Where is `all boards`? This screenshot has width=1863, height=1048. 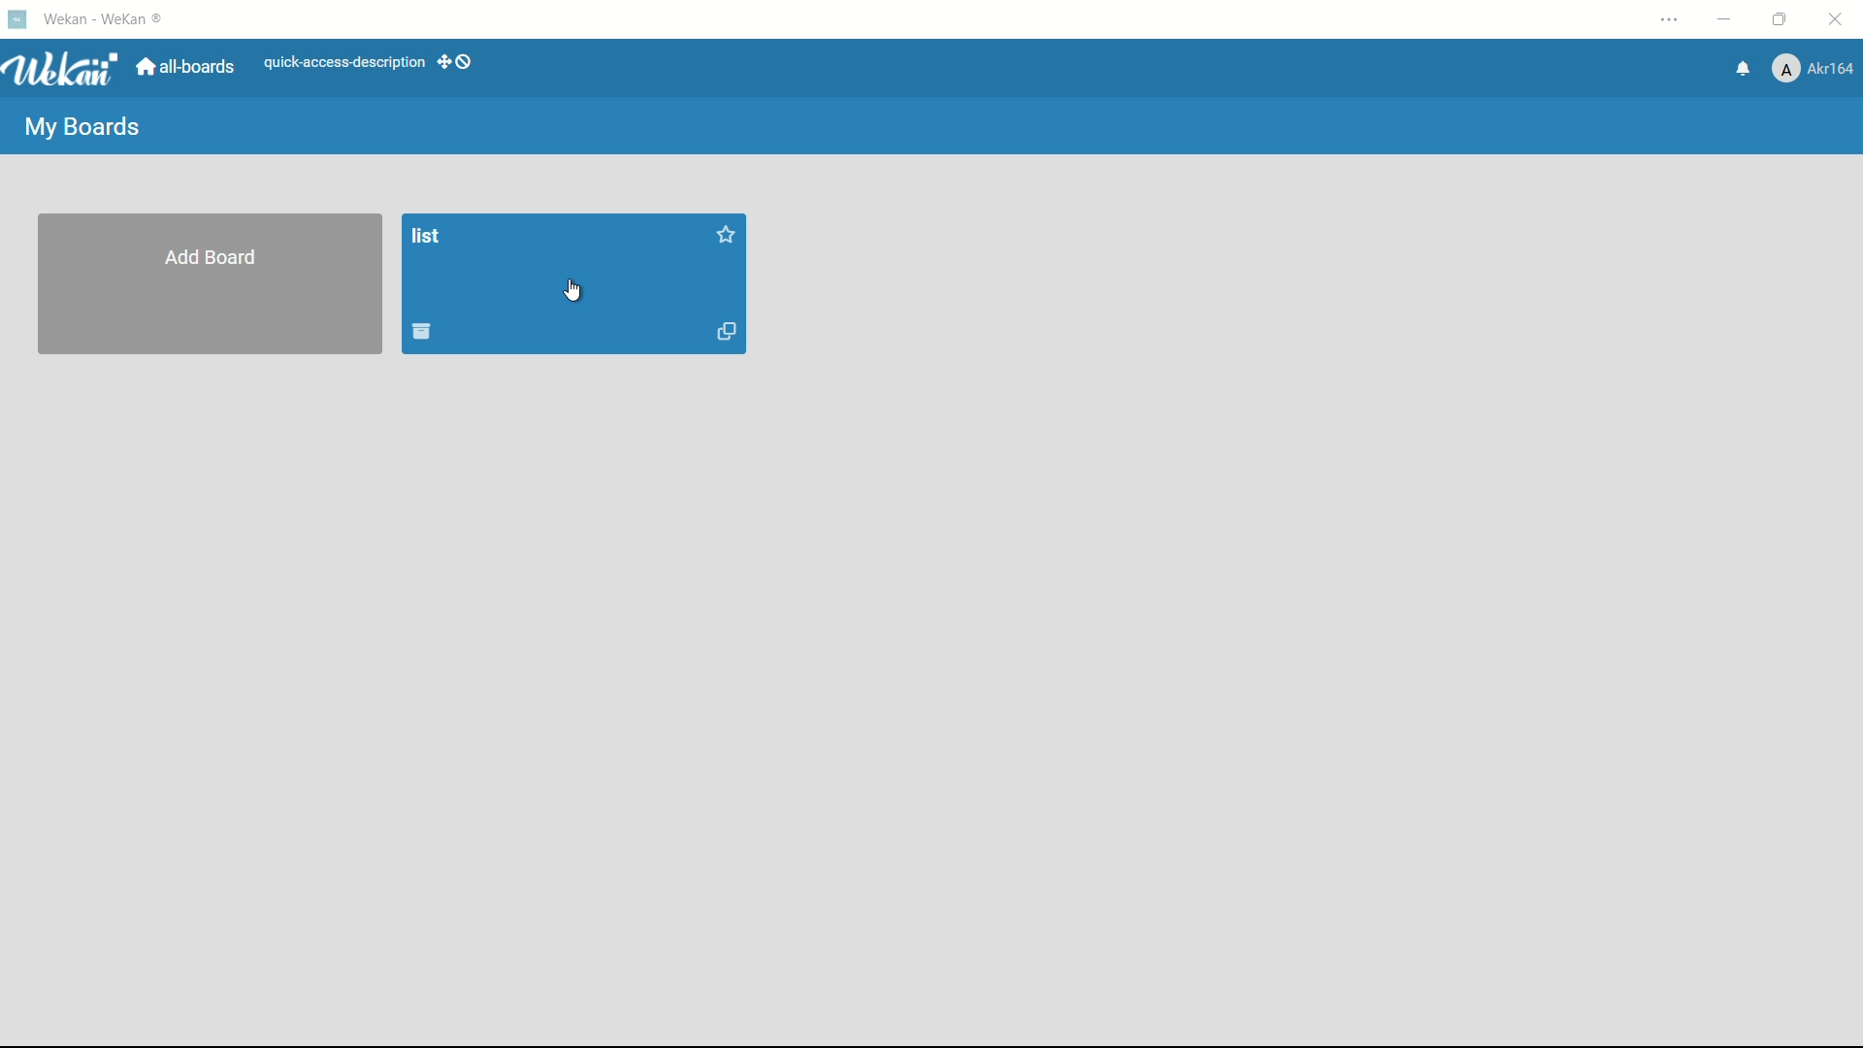
all boards is located at coordinates (182, 69).